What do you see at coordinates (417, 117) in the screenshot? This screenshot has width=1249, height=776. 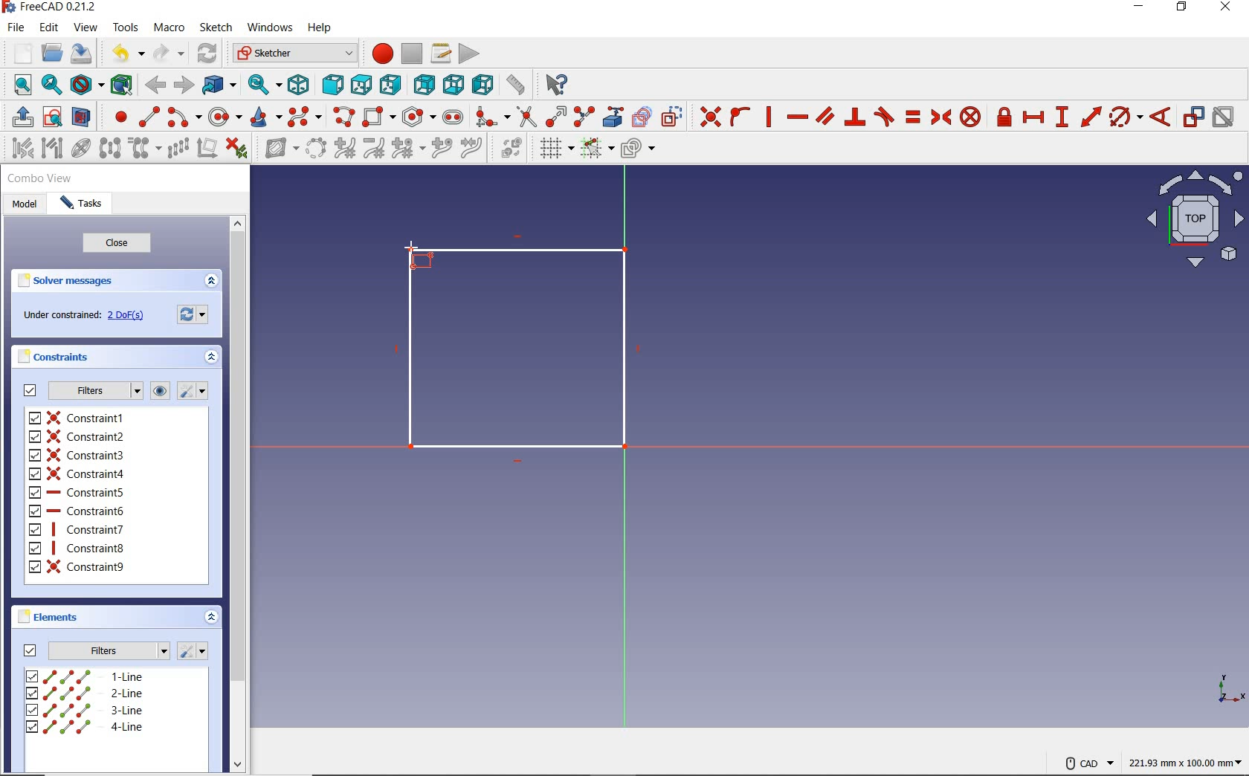 I see `create regular polygon` at bounding box center [417, 117].